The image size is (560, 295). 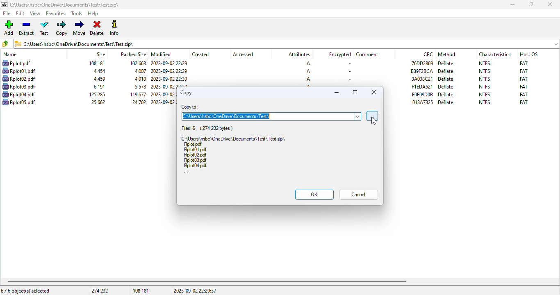 I want to click on info, so click(x=114, y=27).